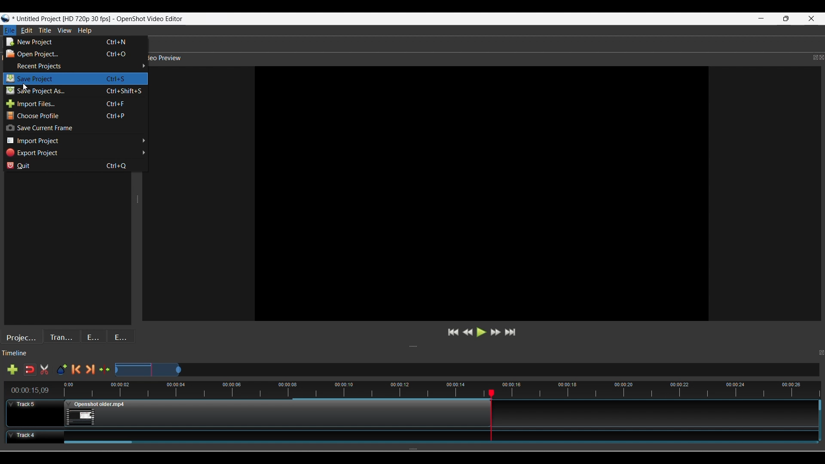  I want to click on Cut, so click(44, 369).